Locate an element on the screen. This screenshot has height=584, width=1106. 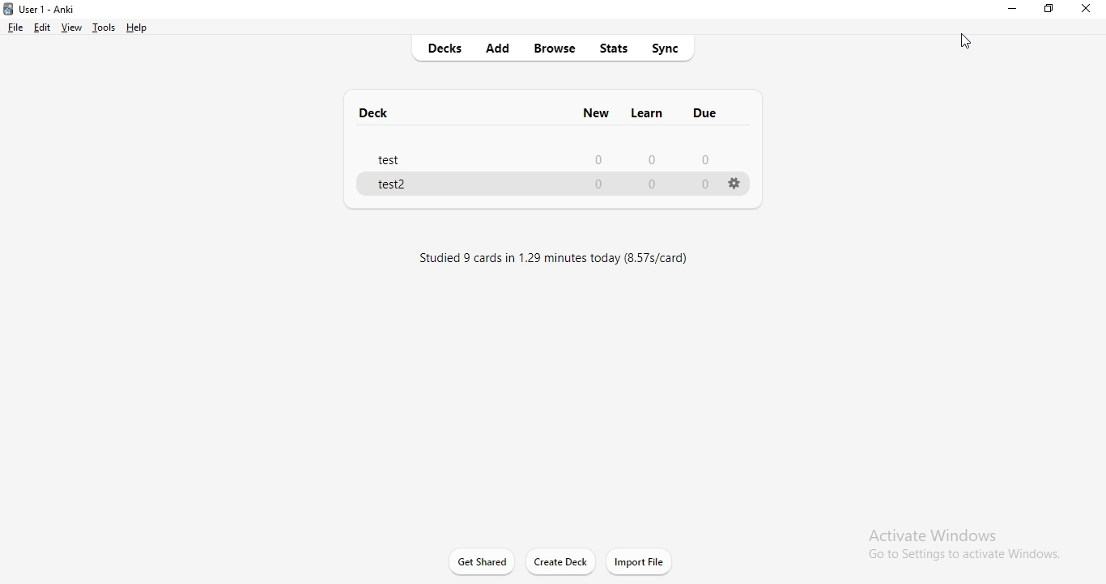
0 is located at coordinates (648, 161).